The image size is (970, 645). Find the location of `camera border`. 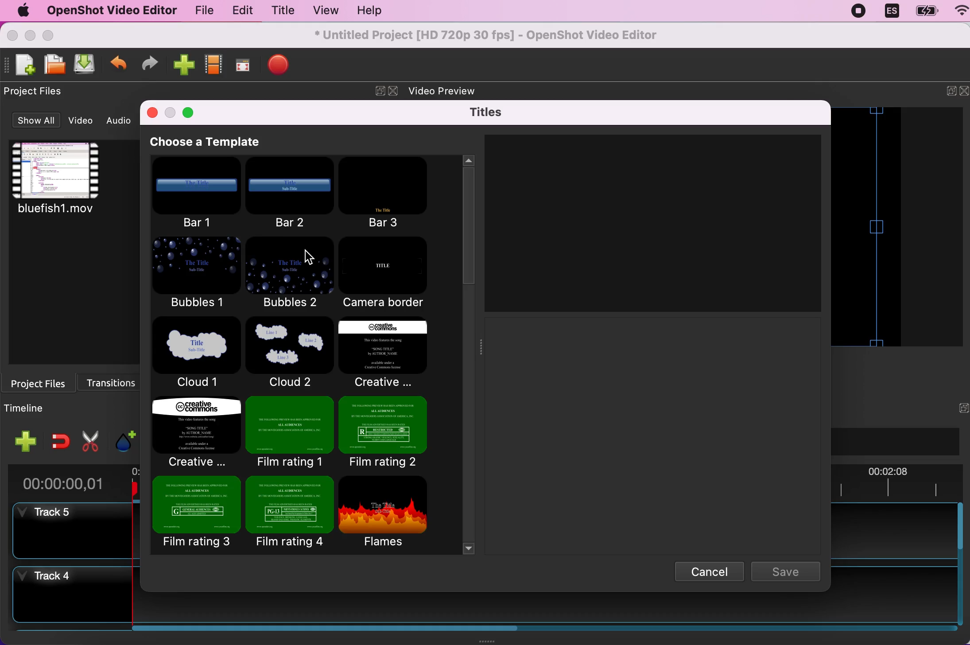

camera border is located at coordinates (390, 274).